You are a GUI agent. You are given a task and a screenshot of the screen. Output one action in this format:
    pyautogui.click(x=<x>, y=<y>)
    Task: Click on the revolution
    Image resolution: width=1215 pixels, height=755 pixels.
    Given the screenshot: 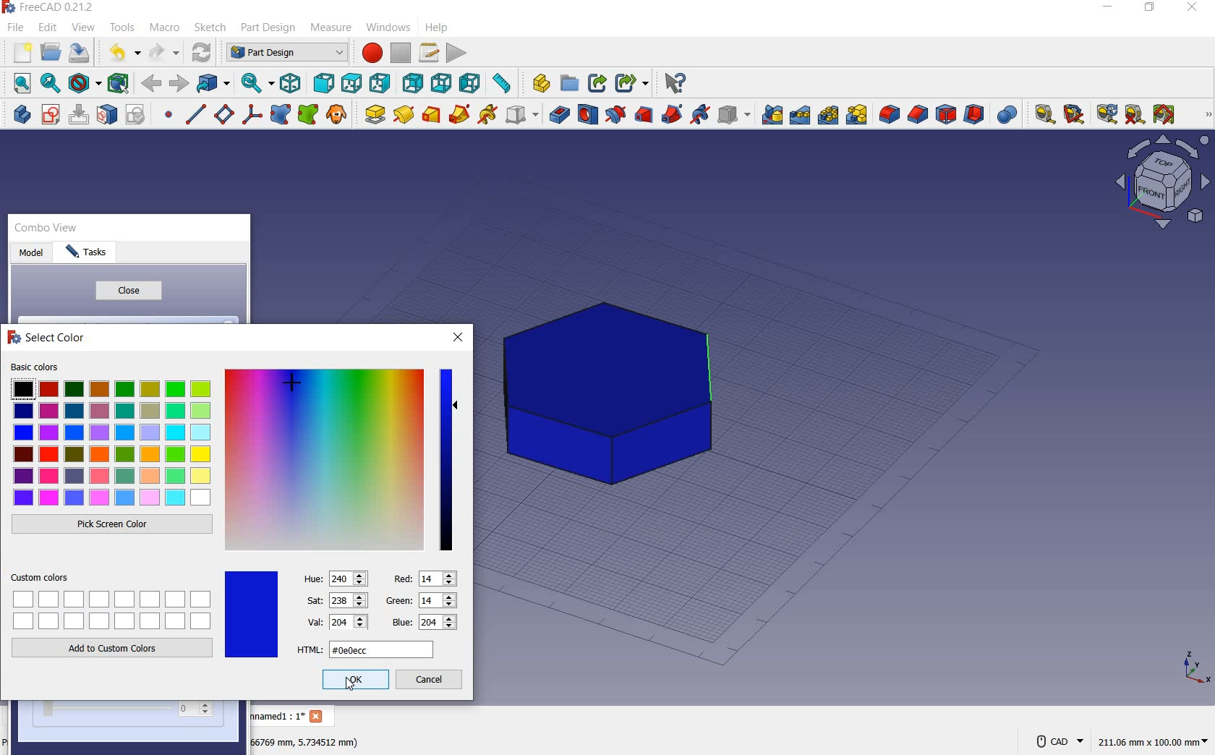 What is the action you would take?
    pyautogui.click(x=404, y=114)
    